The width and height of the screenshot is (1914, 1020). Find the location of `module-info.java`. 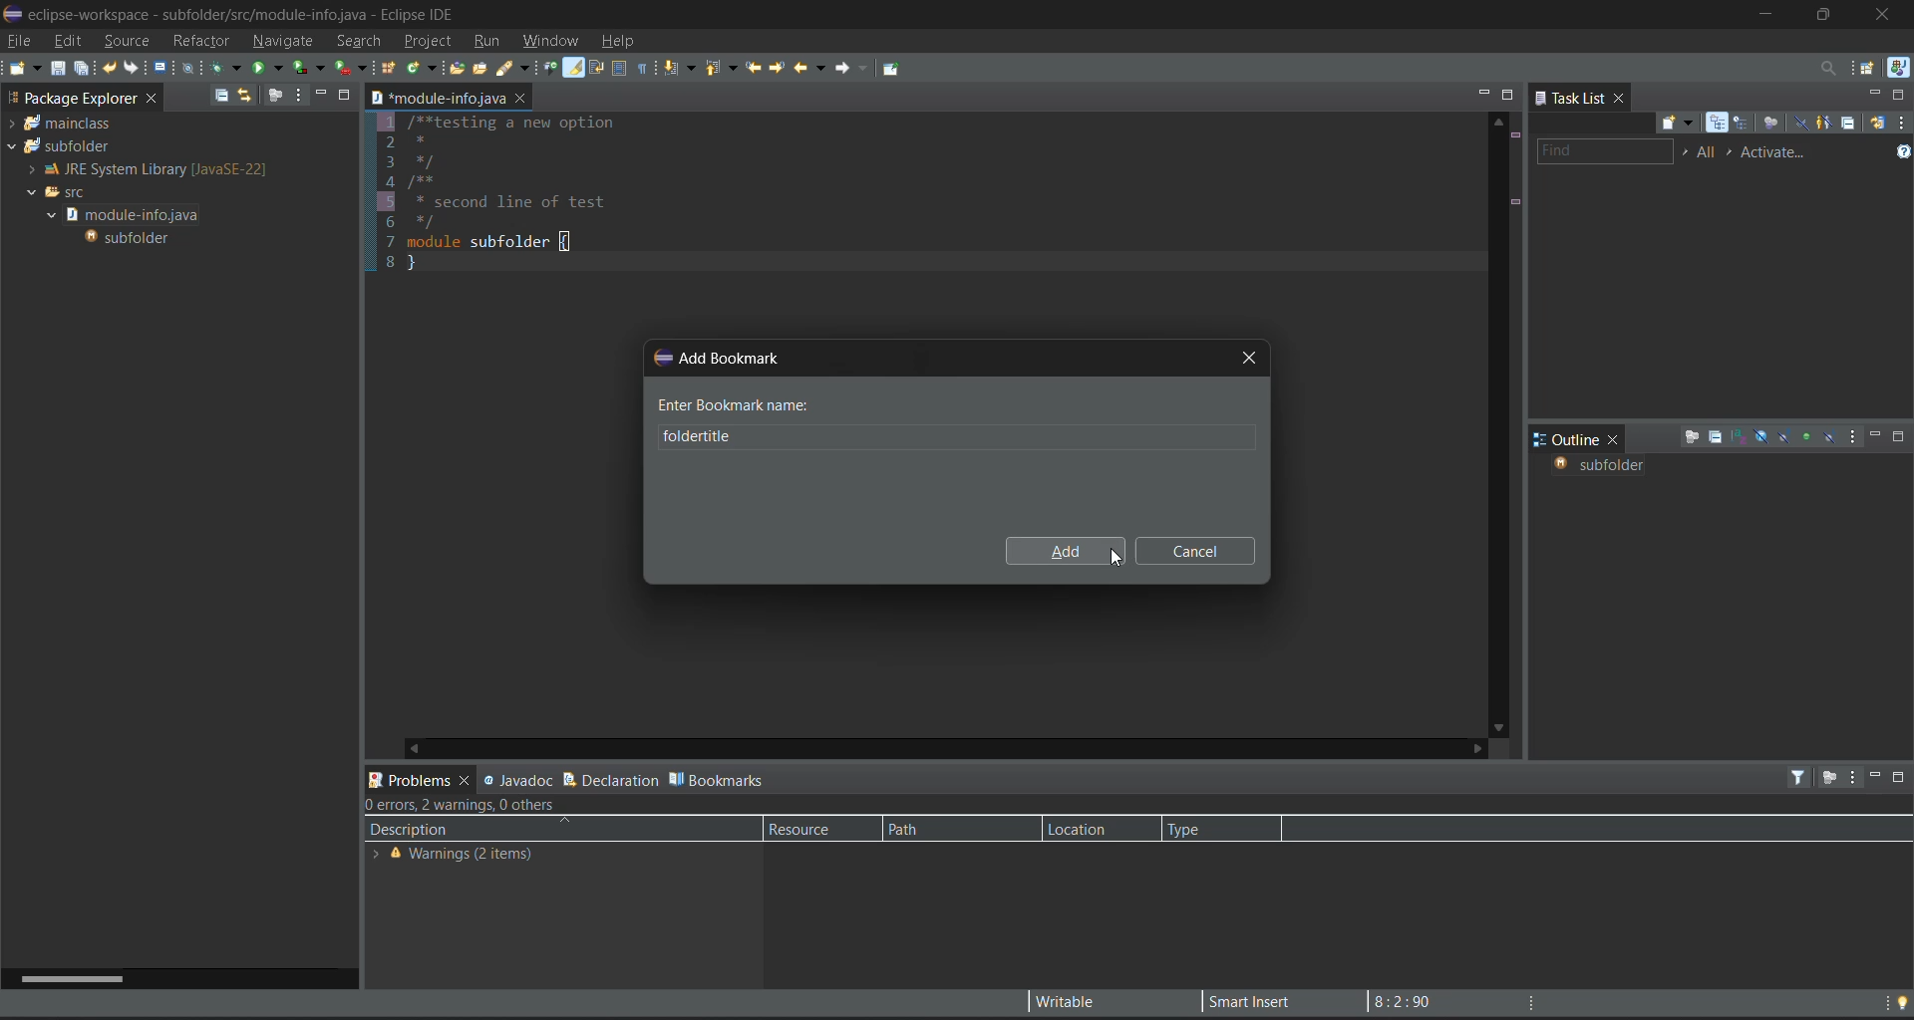

module-info.java is located at coordinates (135, 213).